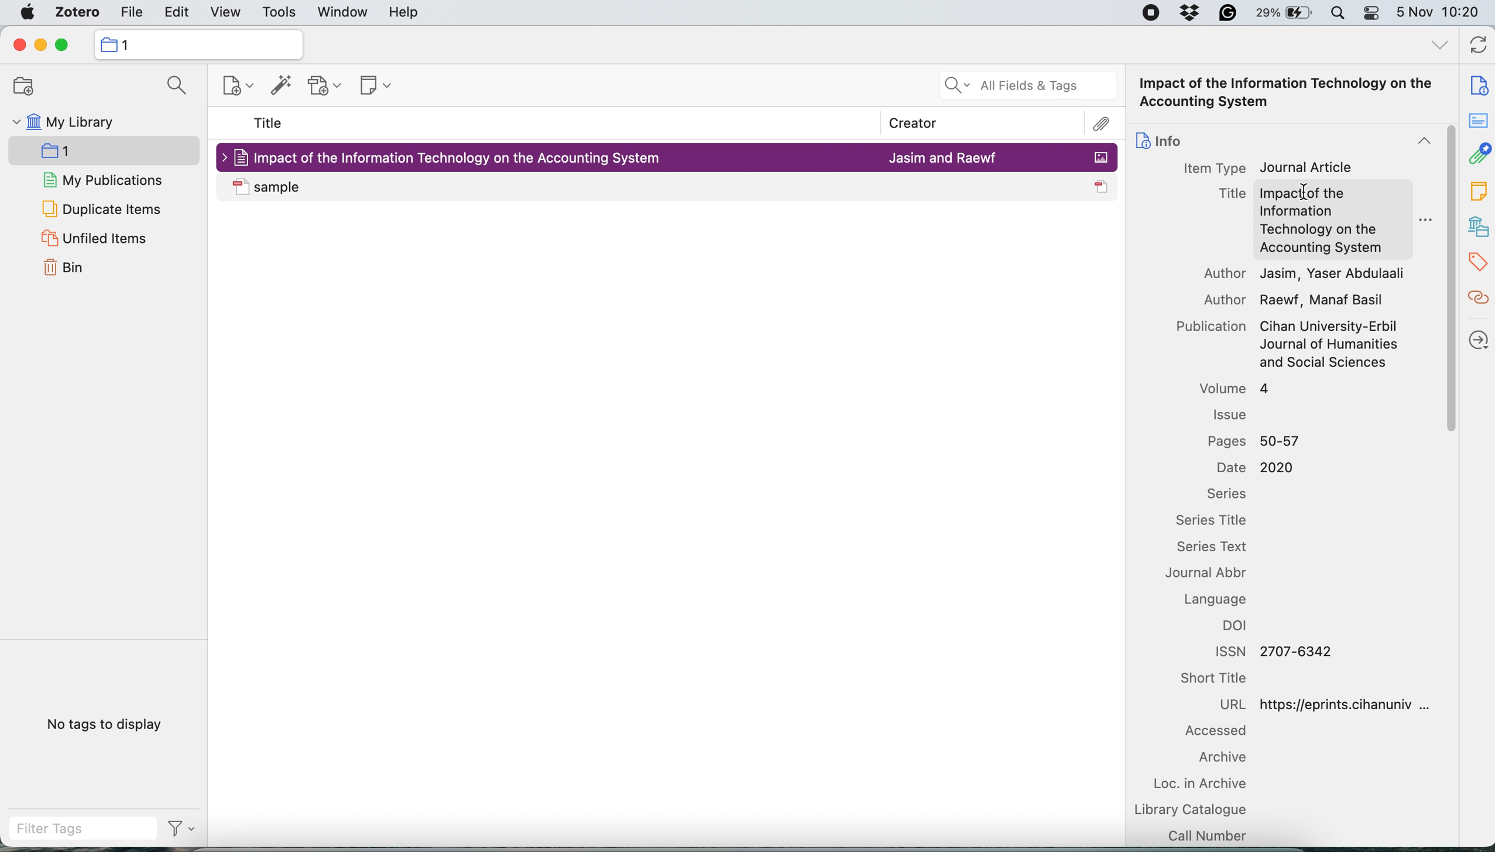 Image resolution: width=1495 pixels, height=852 pixels. Describe the element at coordinates (26, 13) in the screenshot. I see `system logo` at that location.